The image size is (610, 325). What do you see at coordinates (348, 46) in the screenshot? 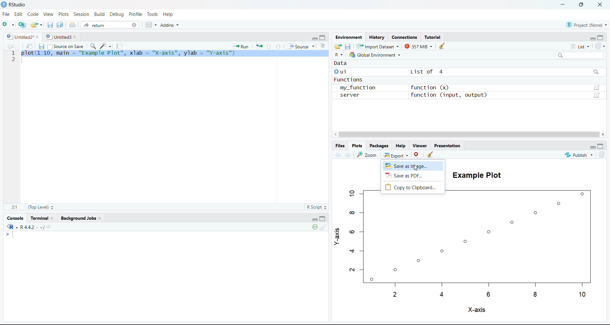
I see `Save workspace as` at bounding box center [348, 46].